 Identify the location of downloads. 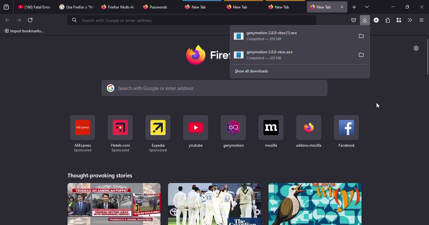
(365, 20).